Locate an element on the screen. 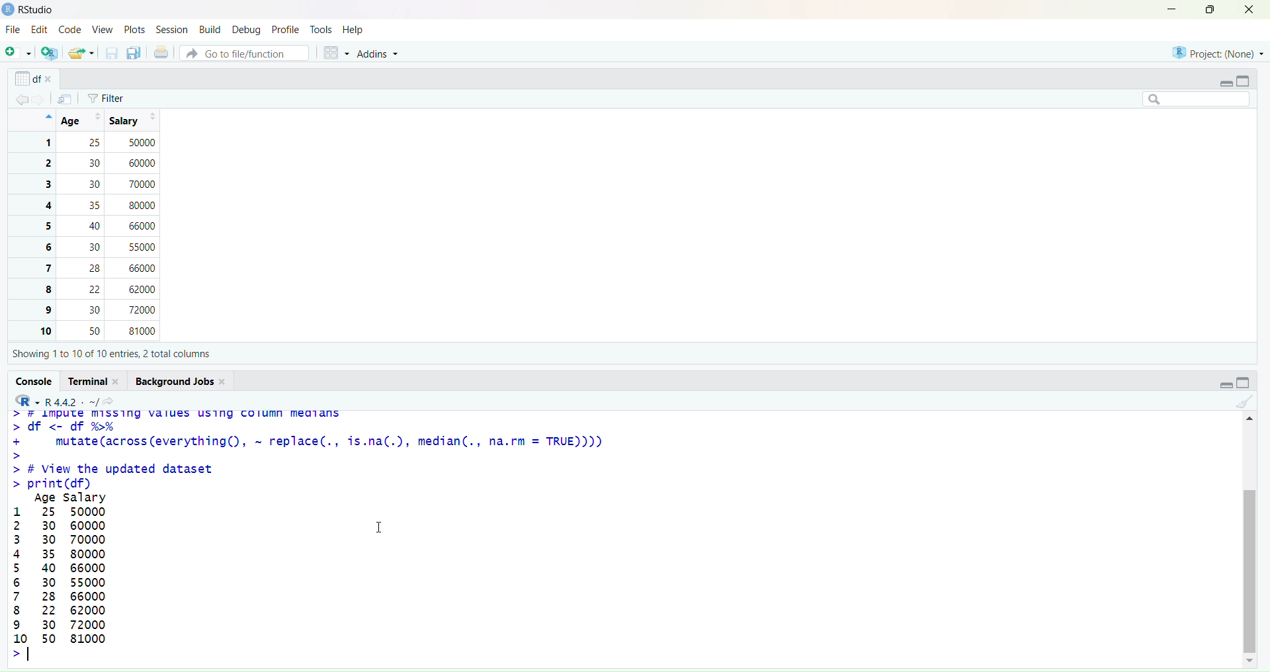 This screenshot has height=672, width=1270. terminal is located at coordinates (94, 381).